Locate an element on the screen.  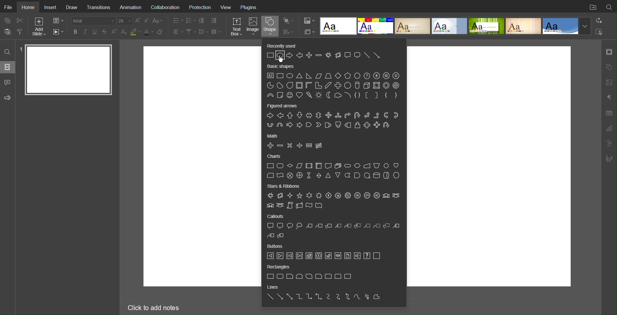
Open File Location is located at coordinates (592, 6).